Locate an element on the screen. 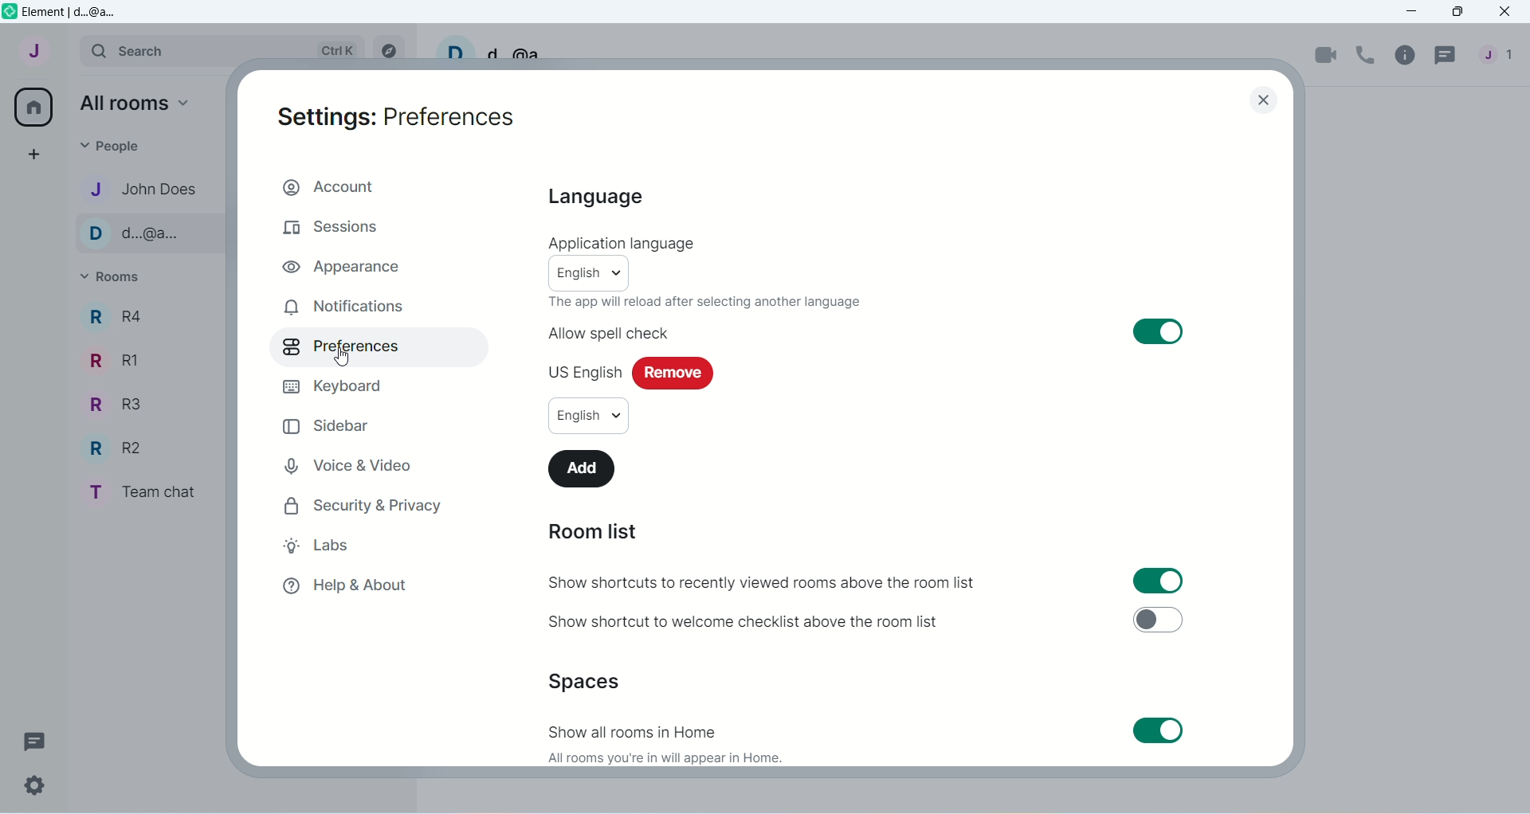  Sidebar is located at coordinates (328, 428).